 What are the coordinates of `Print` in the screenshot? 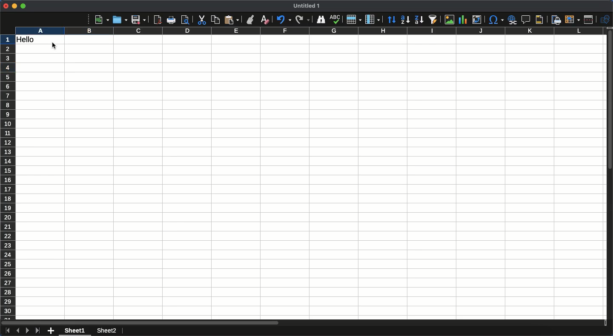 It's located at (172, 20).